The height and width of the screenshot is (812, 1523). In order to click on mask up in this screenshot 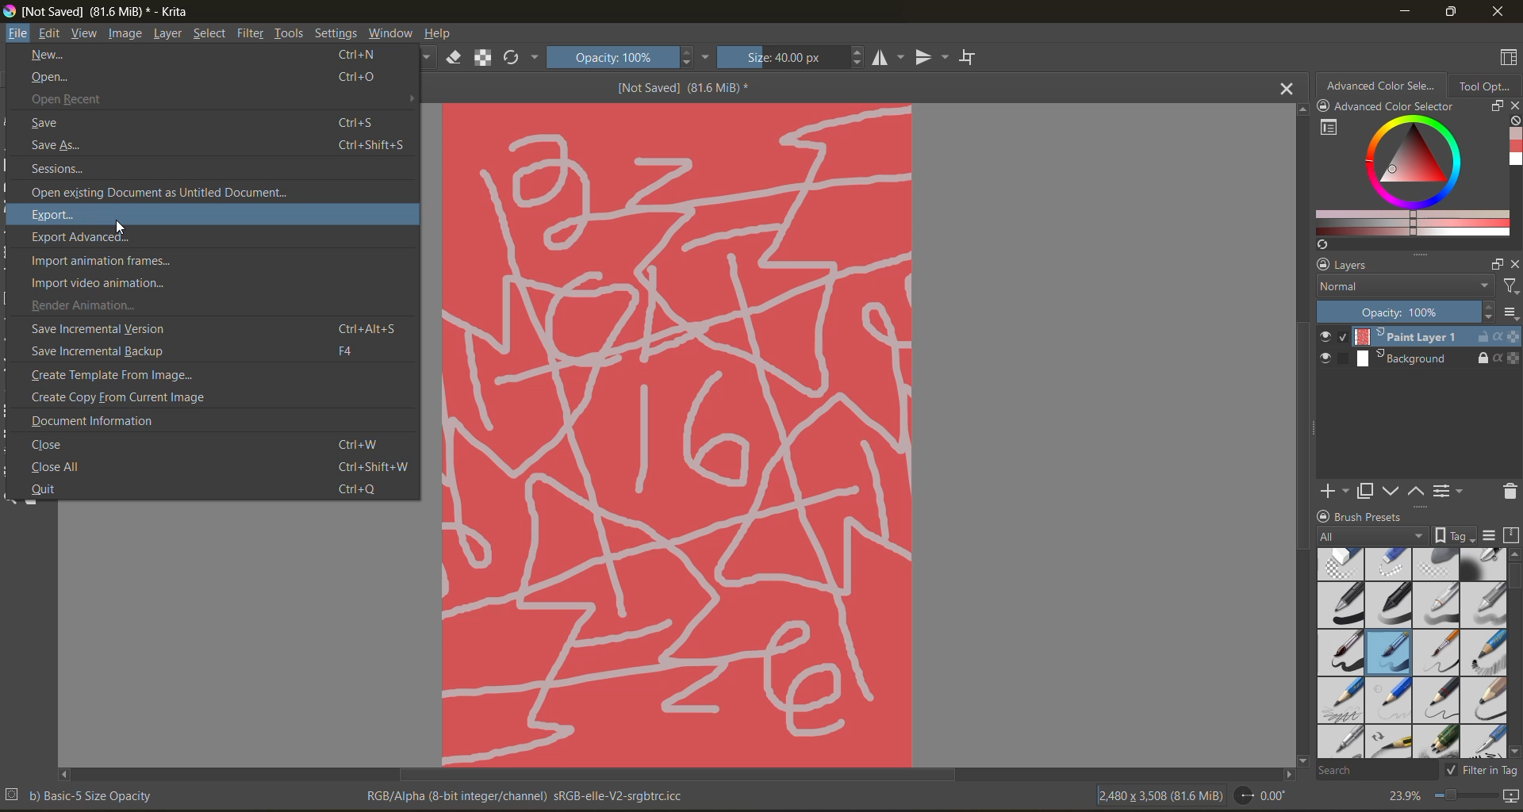, I will do `click(1418, 490)`.